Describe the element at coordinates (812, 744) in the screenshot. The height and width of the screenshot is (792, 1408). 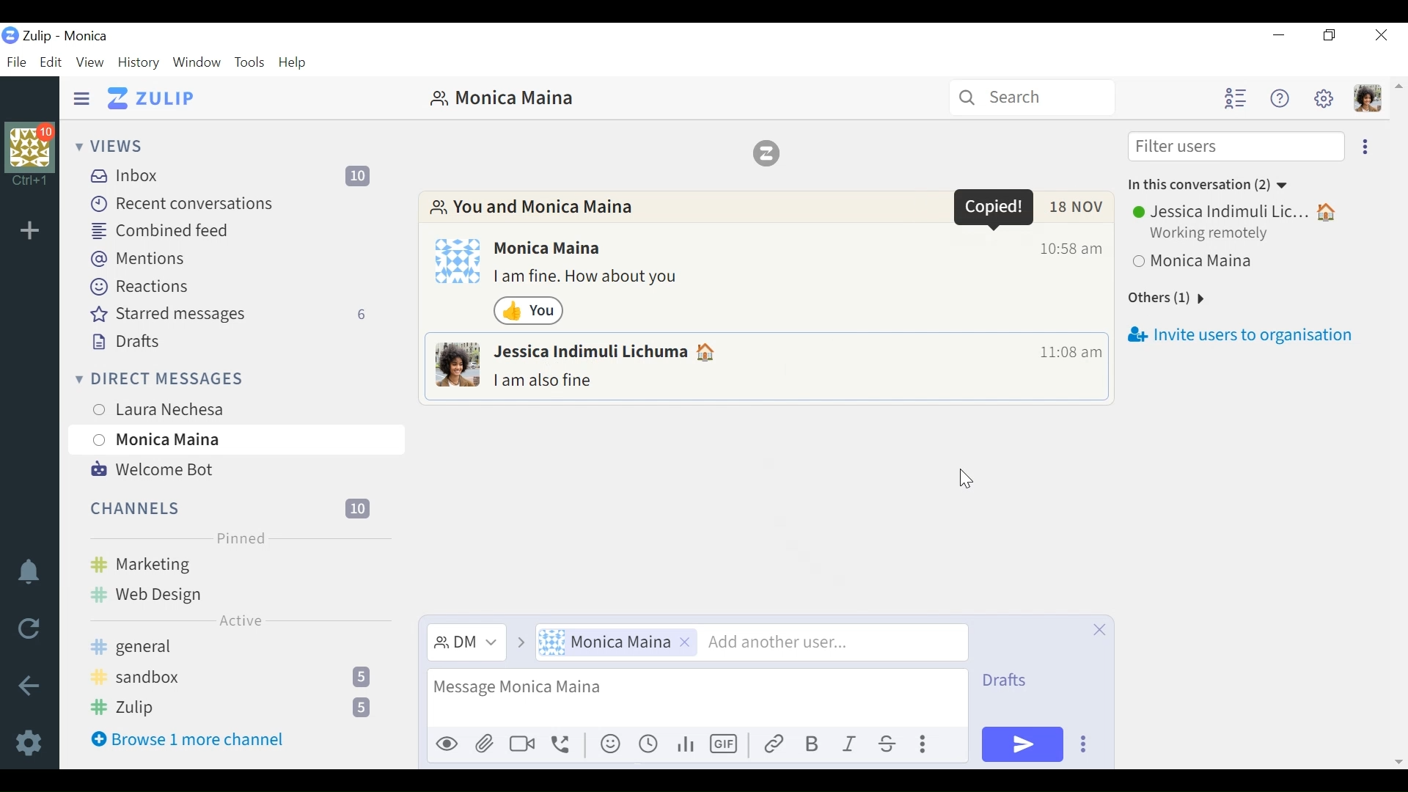
I see `Bold` at that location.